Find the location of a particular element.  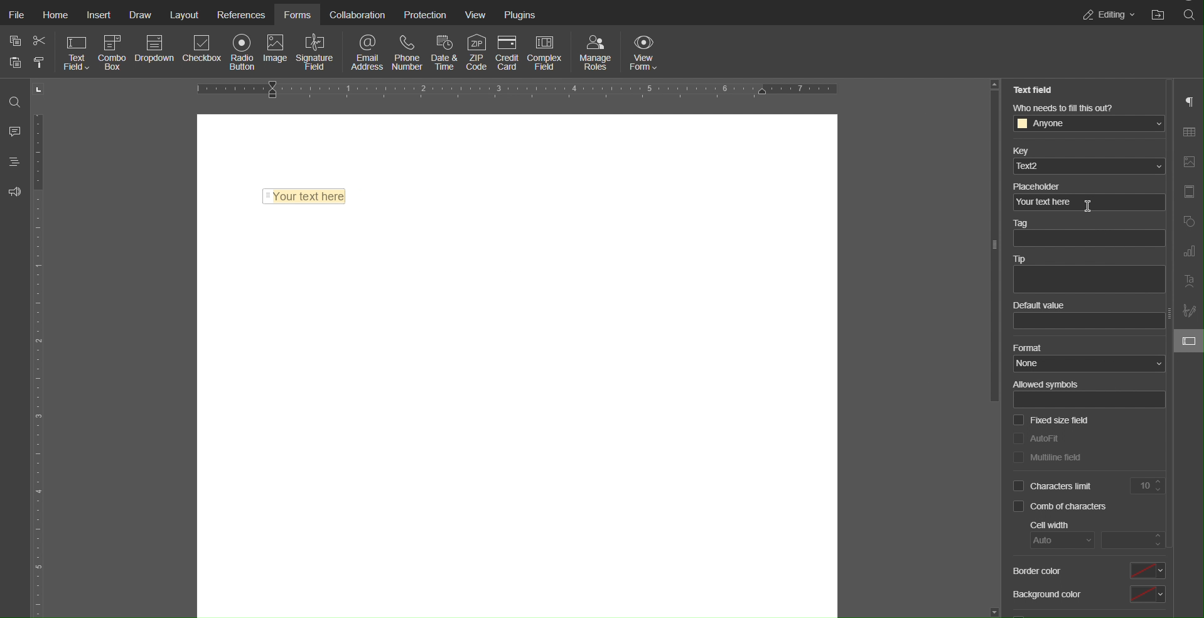

View is located at coordinates (476, 15).